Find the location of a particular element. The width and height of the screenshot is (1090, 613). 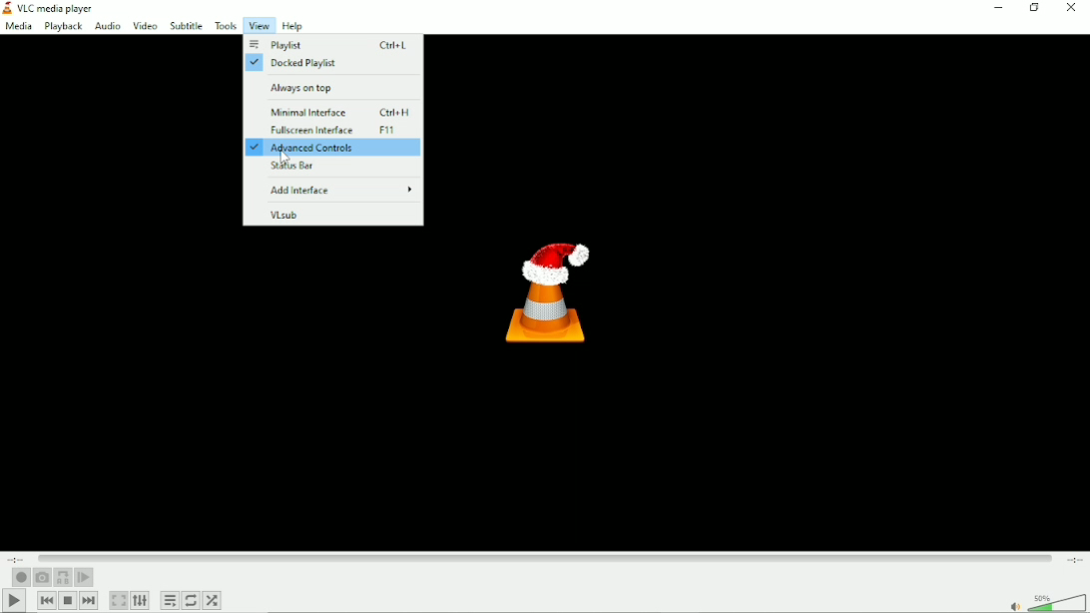

Restore down is located at coordinates (1036, 9).